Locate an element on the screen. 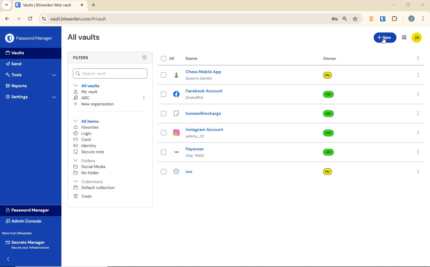 This screenshot has height=267, width=430. bookmark is located at coordinates (355, 19).